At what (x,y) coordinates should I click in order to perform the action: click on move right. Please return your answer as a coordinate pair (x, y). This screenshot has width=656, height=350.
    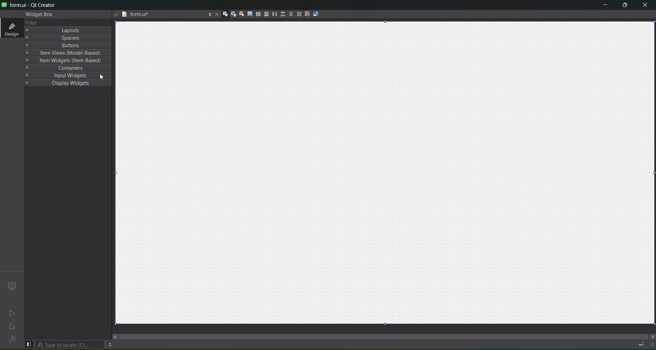
    Looking at the image, I should click on (652, 336).